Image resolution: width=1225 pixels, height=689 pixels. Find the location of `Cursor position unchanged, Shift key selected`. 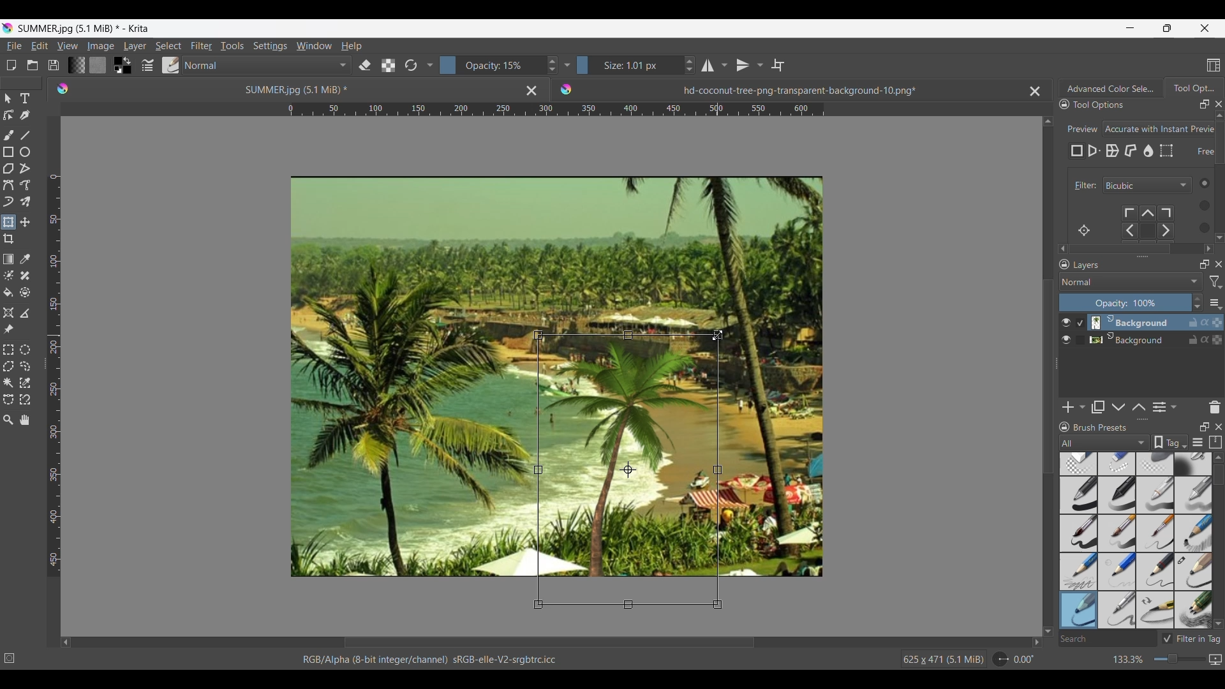

Cursor position unchanged, Shift key selected is located at coordinates (718, 335).